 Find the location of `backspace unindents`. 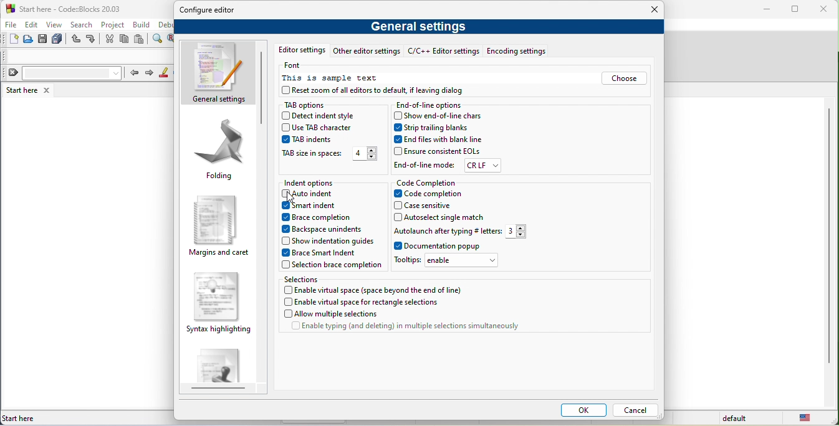

backspace unindents is located at coordinates (322, 229).